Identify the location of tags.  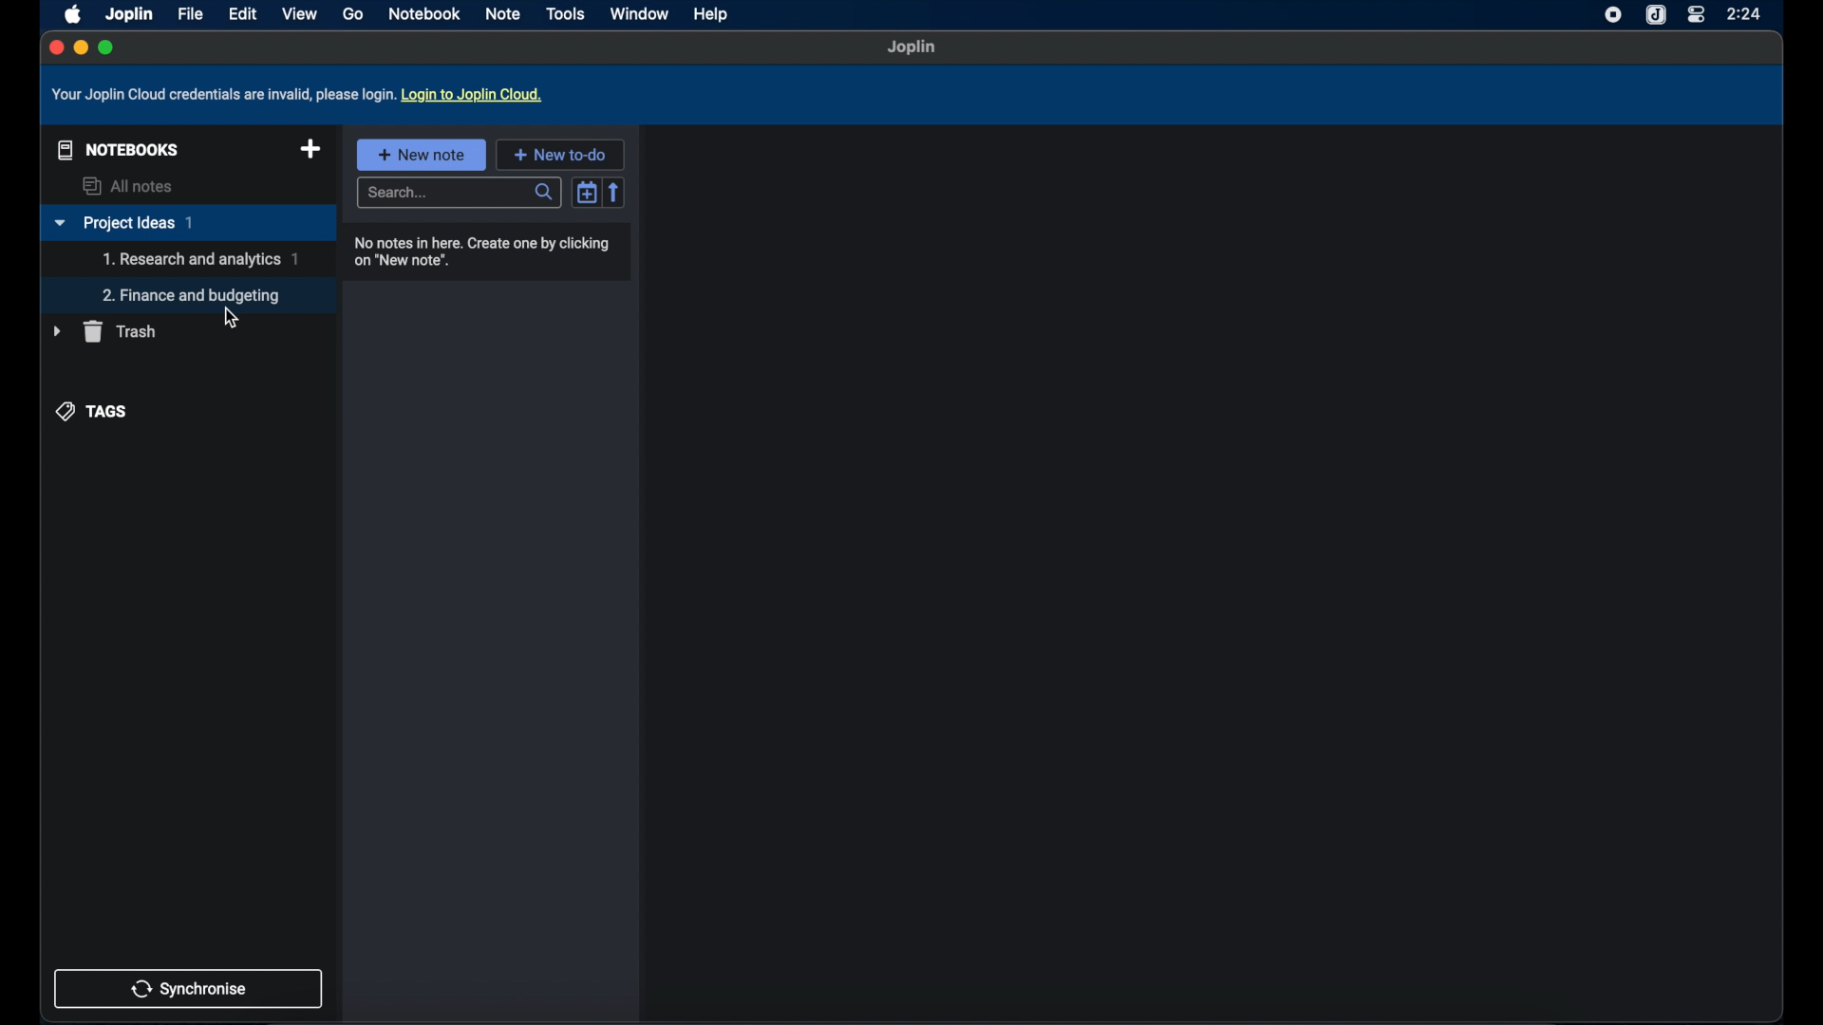
(94, 410).